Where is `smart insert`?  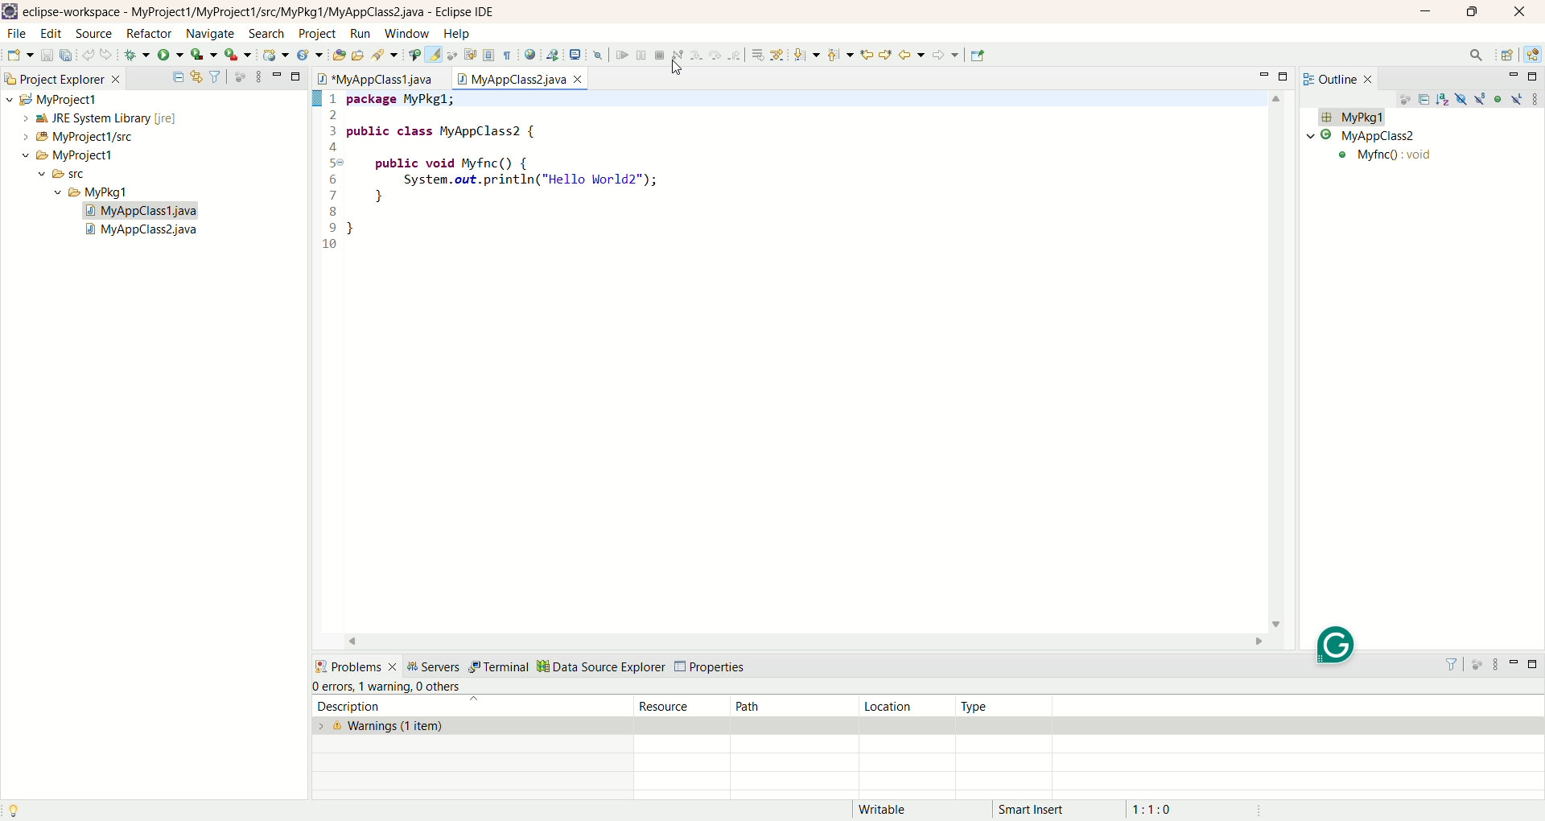
smart insert is located at coordinates (1043, 809).